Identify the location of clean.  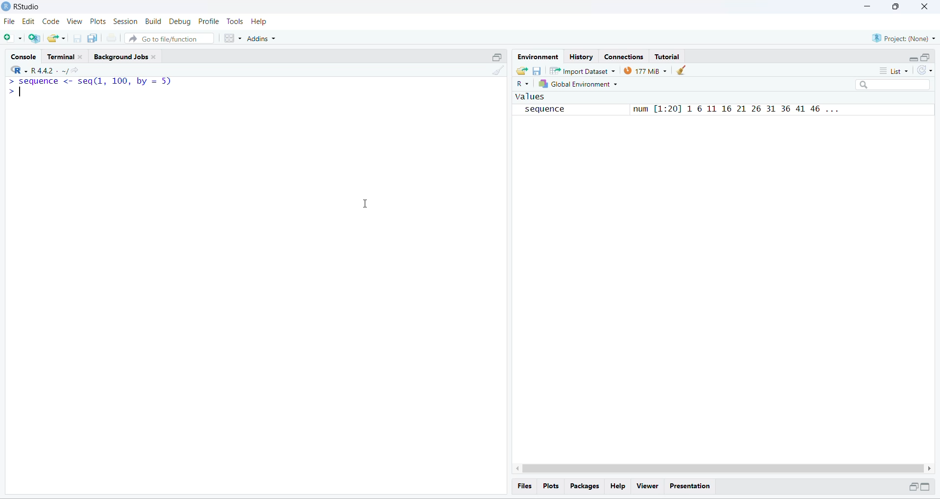
(681, 70).